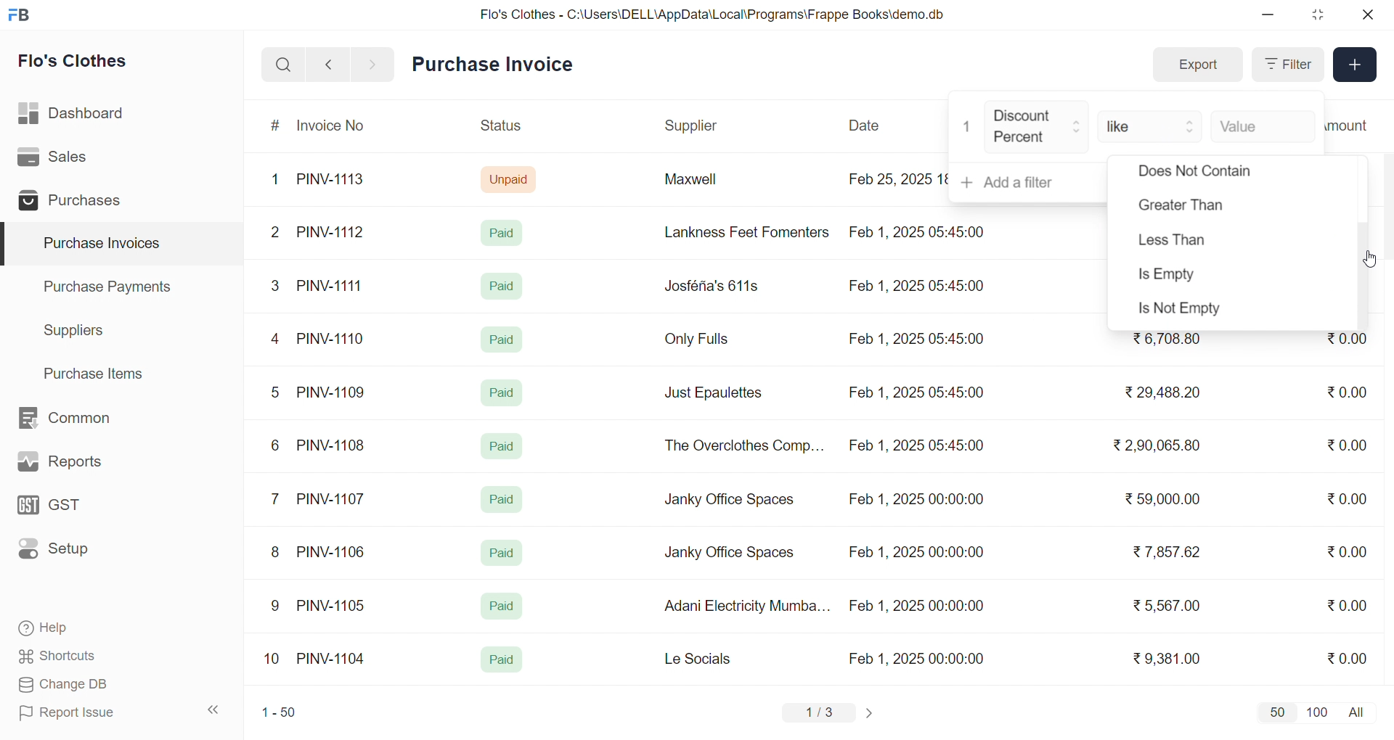  I want to click on Report Issue, so click(90, 712).